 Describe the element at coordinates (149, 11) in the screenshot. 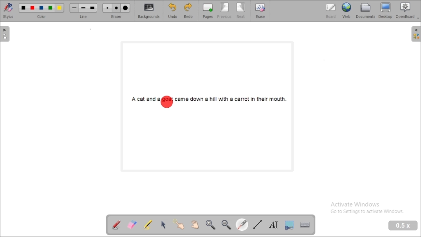

I see `backgrounds` at that location.